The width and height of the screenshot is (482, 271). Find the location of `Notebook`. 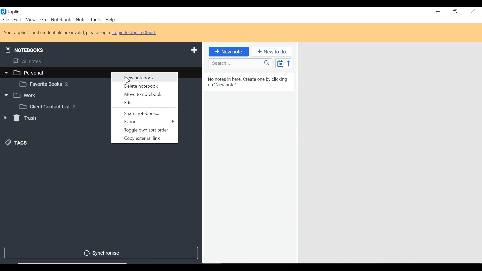

Notebook is located at coordinates (54, 72).